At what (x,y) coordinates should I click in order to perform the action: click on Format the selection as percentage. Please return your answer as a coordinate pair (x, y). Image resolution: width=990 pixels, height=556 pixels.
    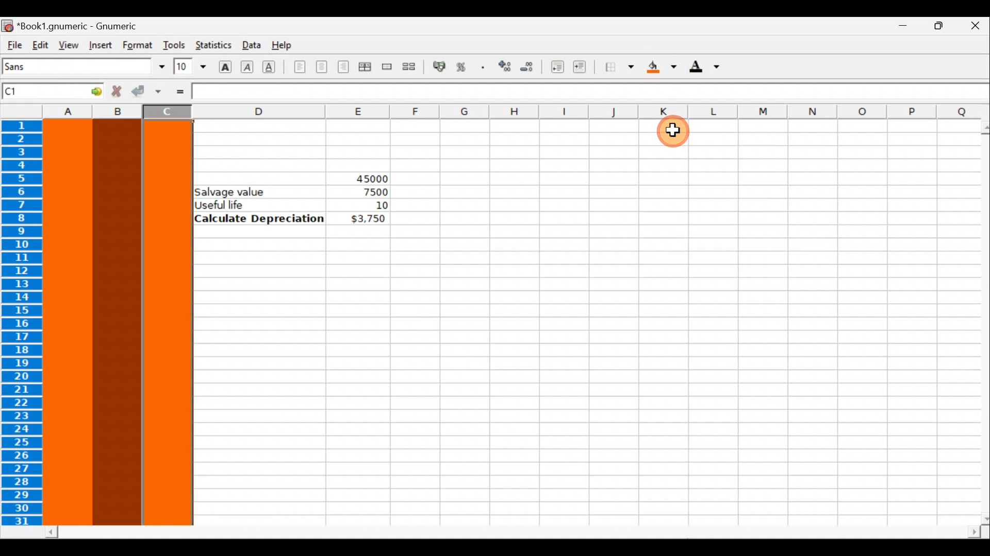
    Looking at the image, I should click on (463, 68).